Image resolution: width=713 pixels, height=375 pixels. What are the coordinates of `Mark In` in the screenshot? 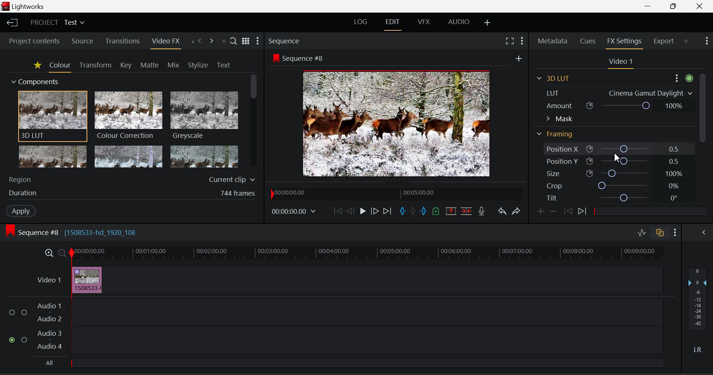 It's located at (403, 212).